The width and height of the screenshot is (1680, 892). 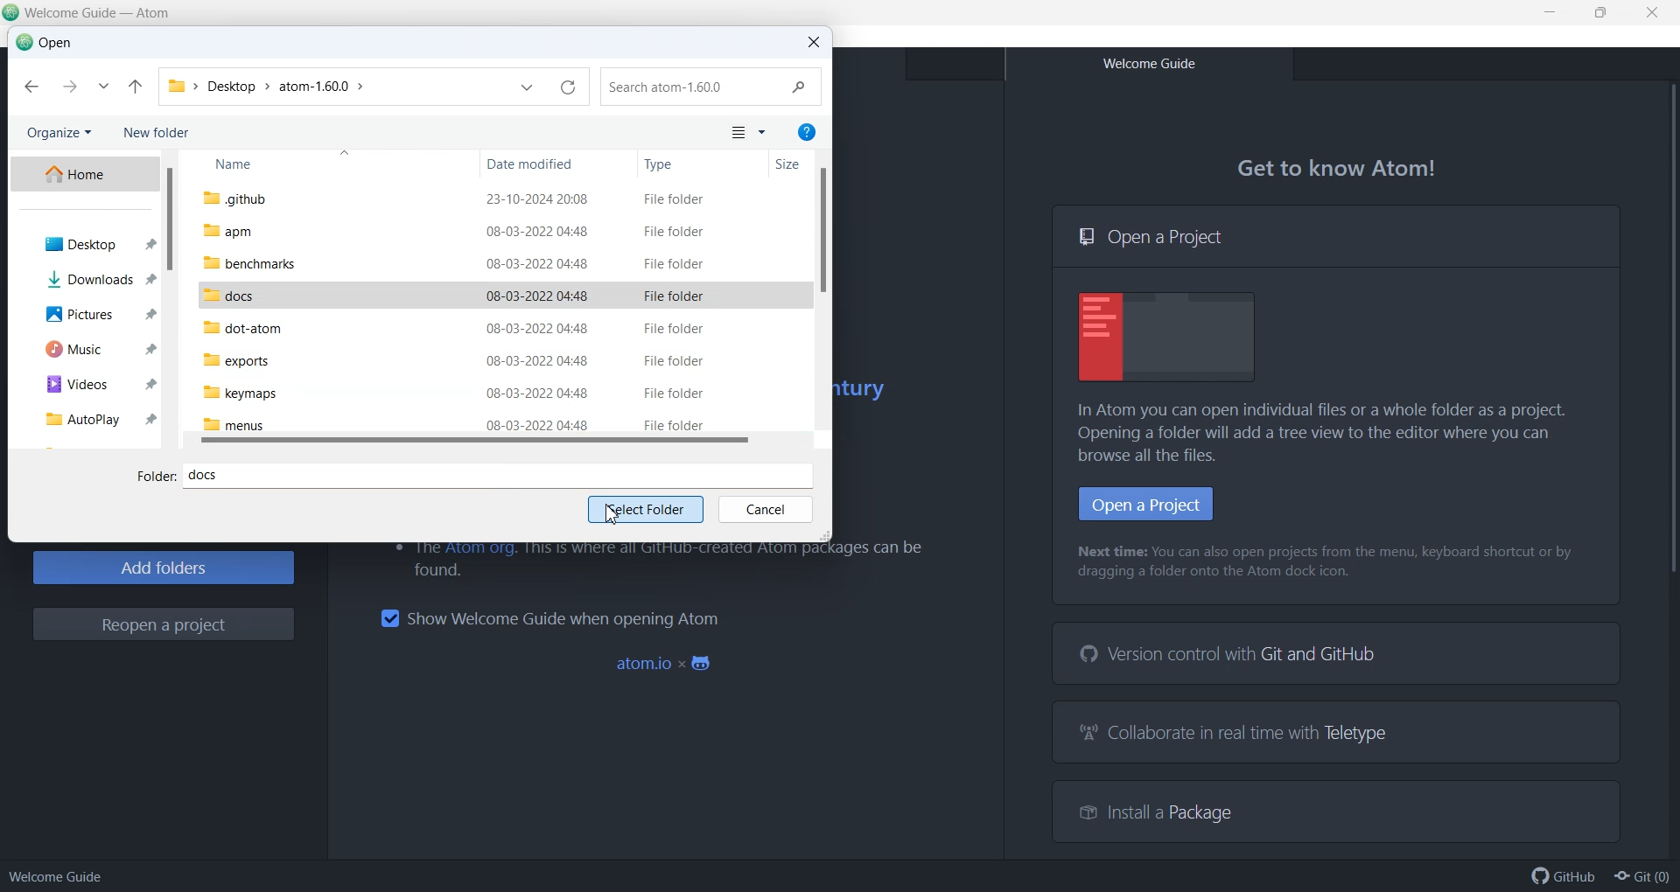 What do you see at coordinates (83, 244) in the screenshot?
I see `Desktop` at bounding box center [83, 244].